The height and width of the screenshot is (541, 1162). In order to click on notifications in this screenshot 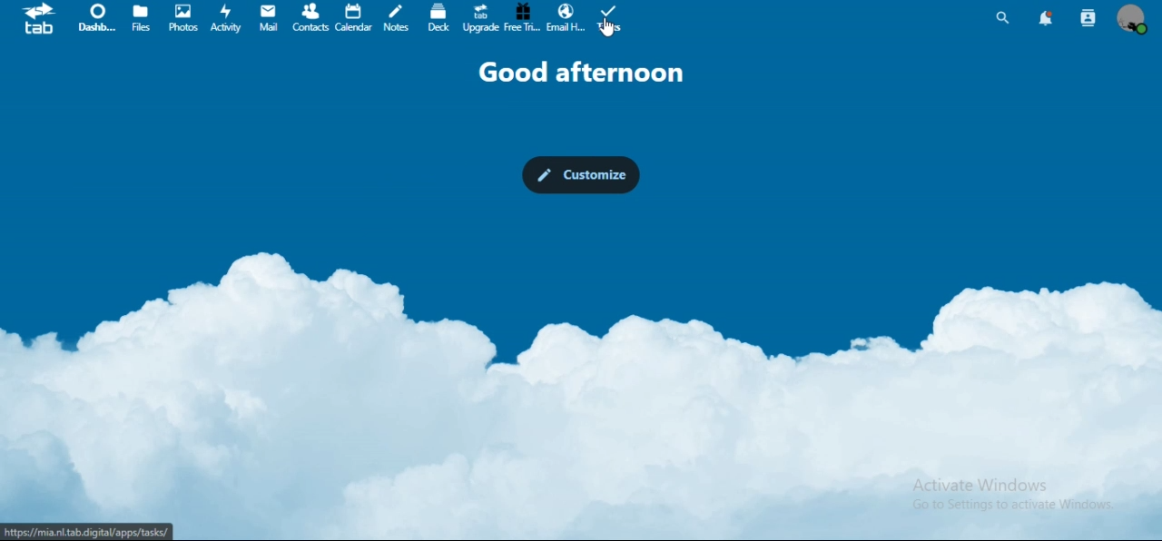, I will do `click(1044, 19)`.